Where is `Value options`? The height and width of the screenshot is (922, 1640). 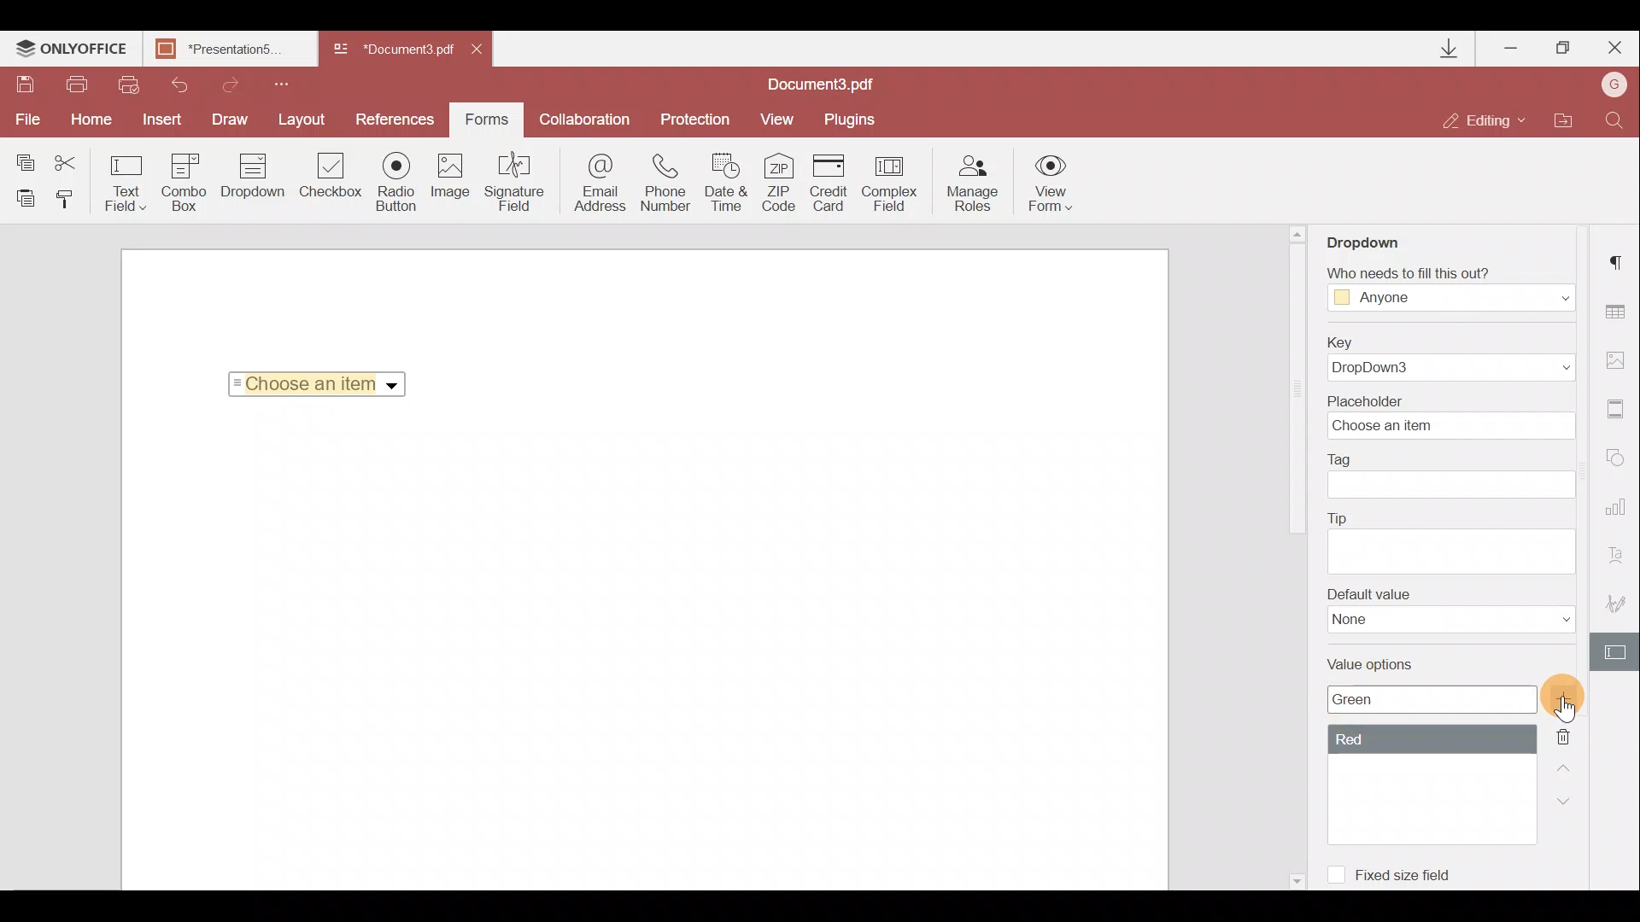 Value options is located at coordinates (1430, 745).